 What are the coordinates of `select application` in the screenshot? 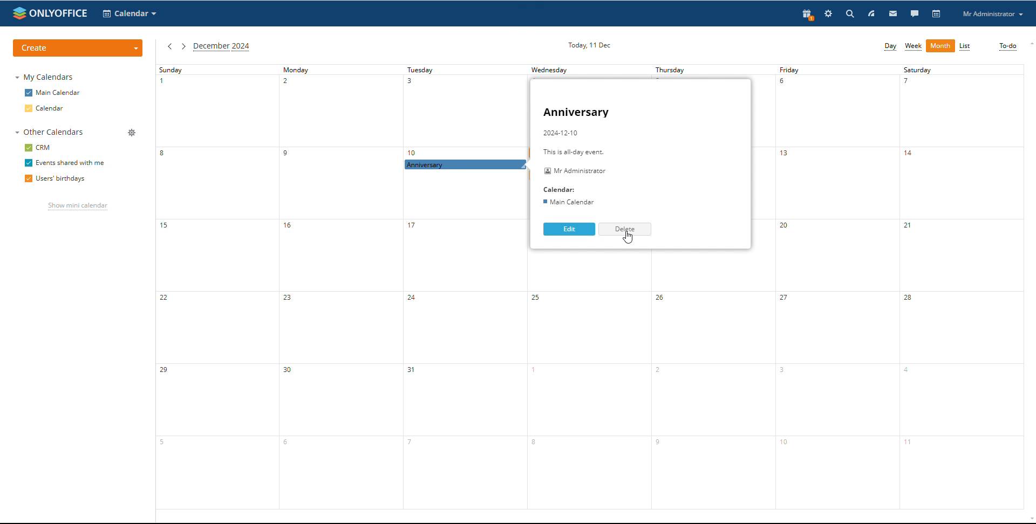 It's located at (129, 14).